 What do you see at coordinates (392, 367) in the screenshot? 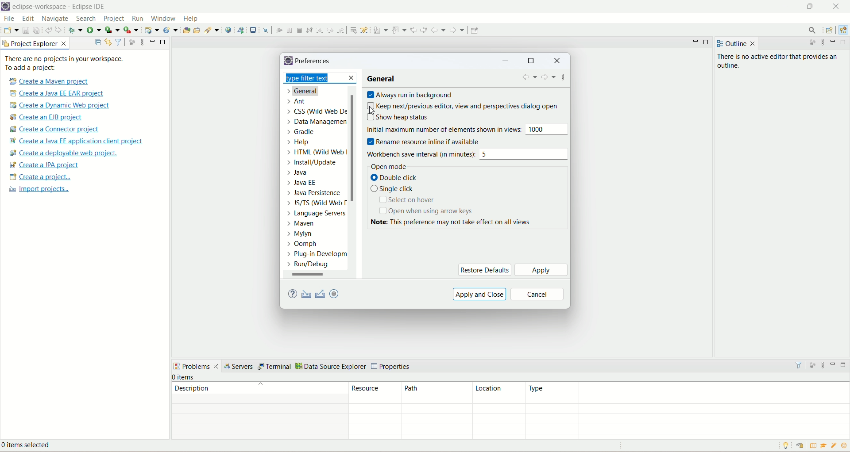
I see `properties` at bounding box center [392, 367].